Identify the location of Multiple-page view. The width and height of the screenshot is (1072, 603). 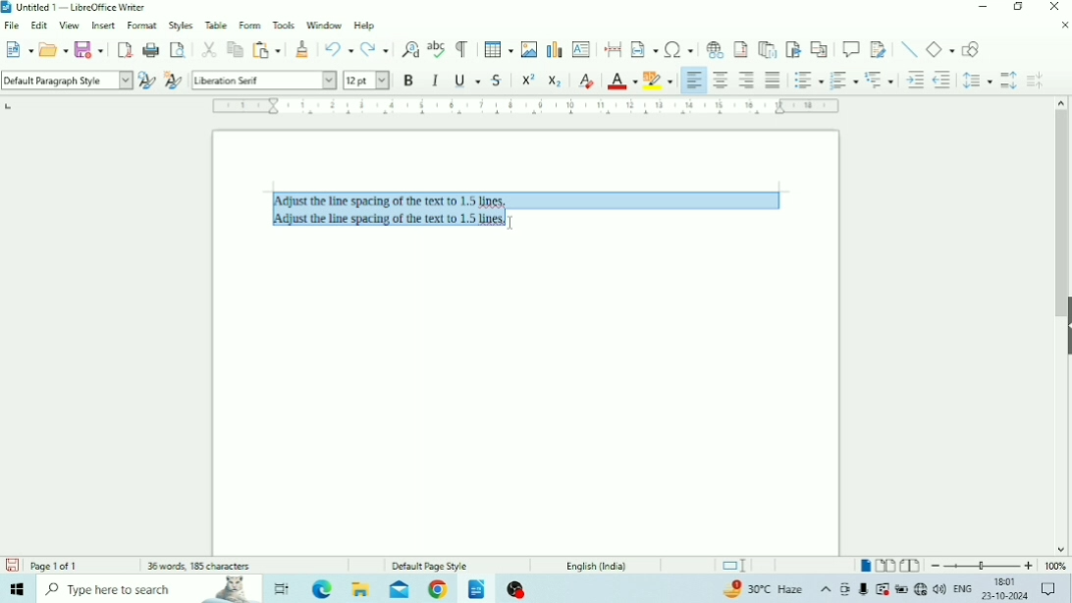
(885, 566).